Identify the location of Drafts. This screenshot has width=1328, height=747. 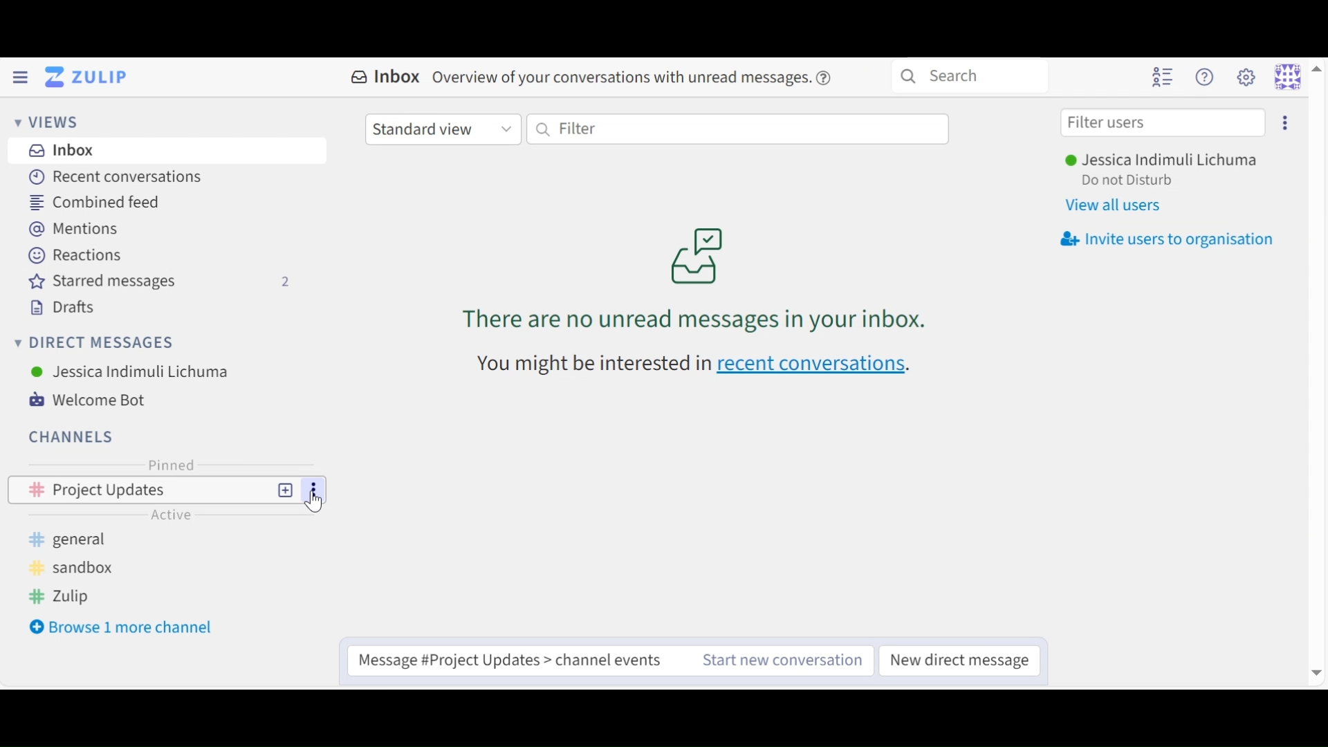
(64, 308).